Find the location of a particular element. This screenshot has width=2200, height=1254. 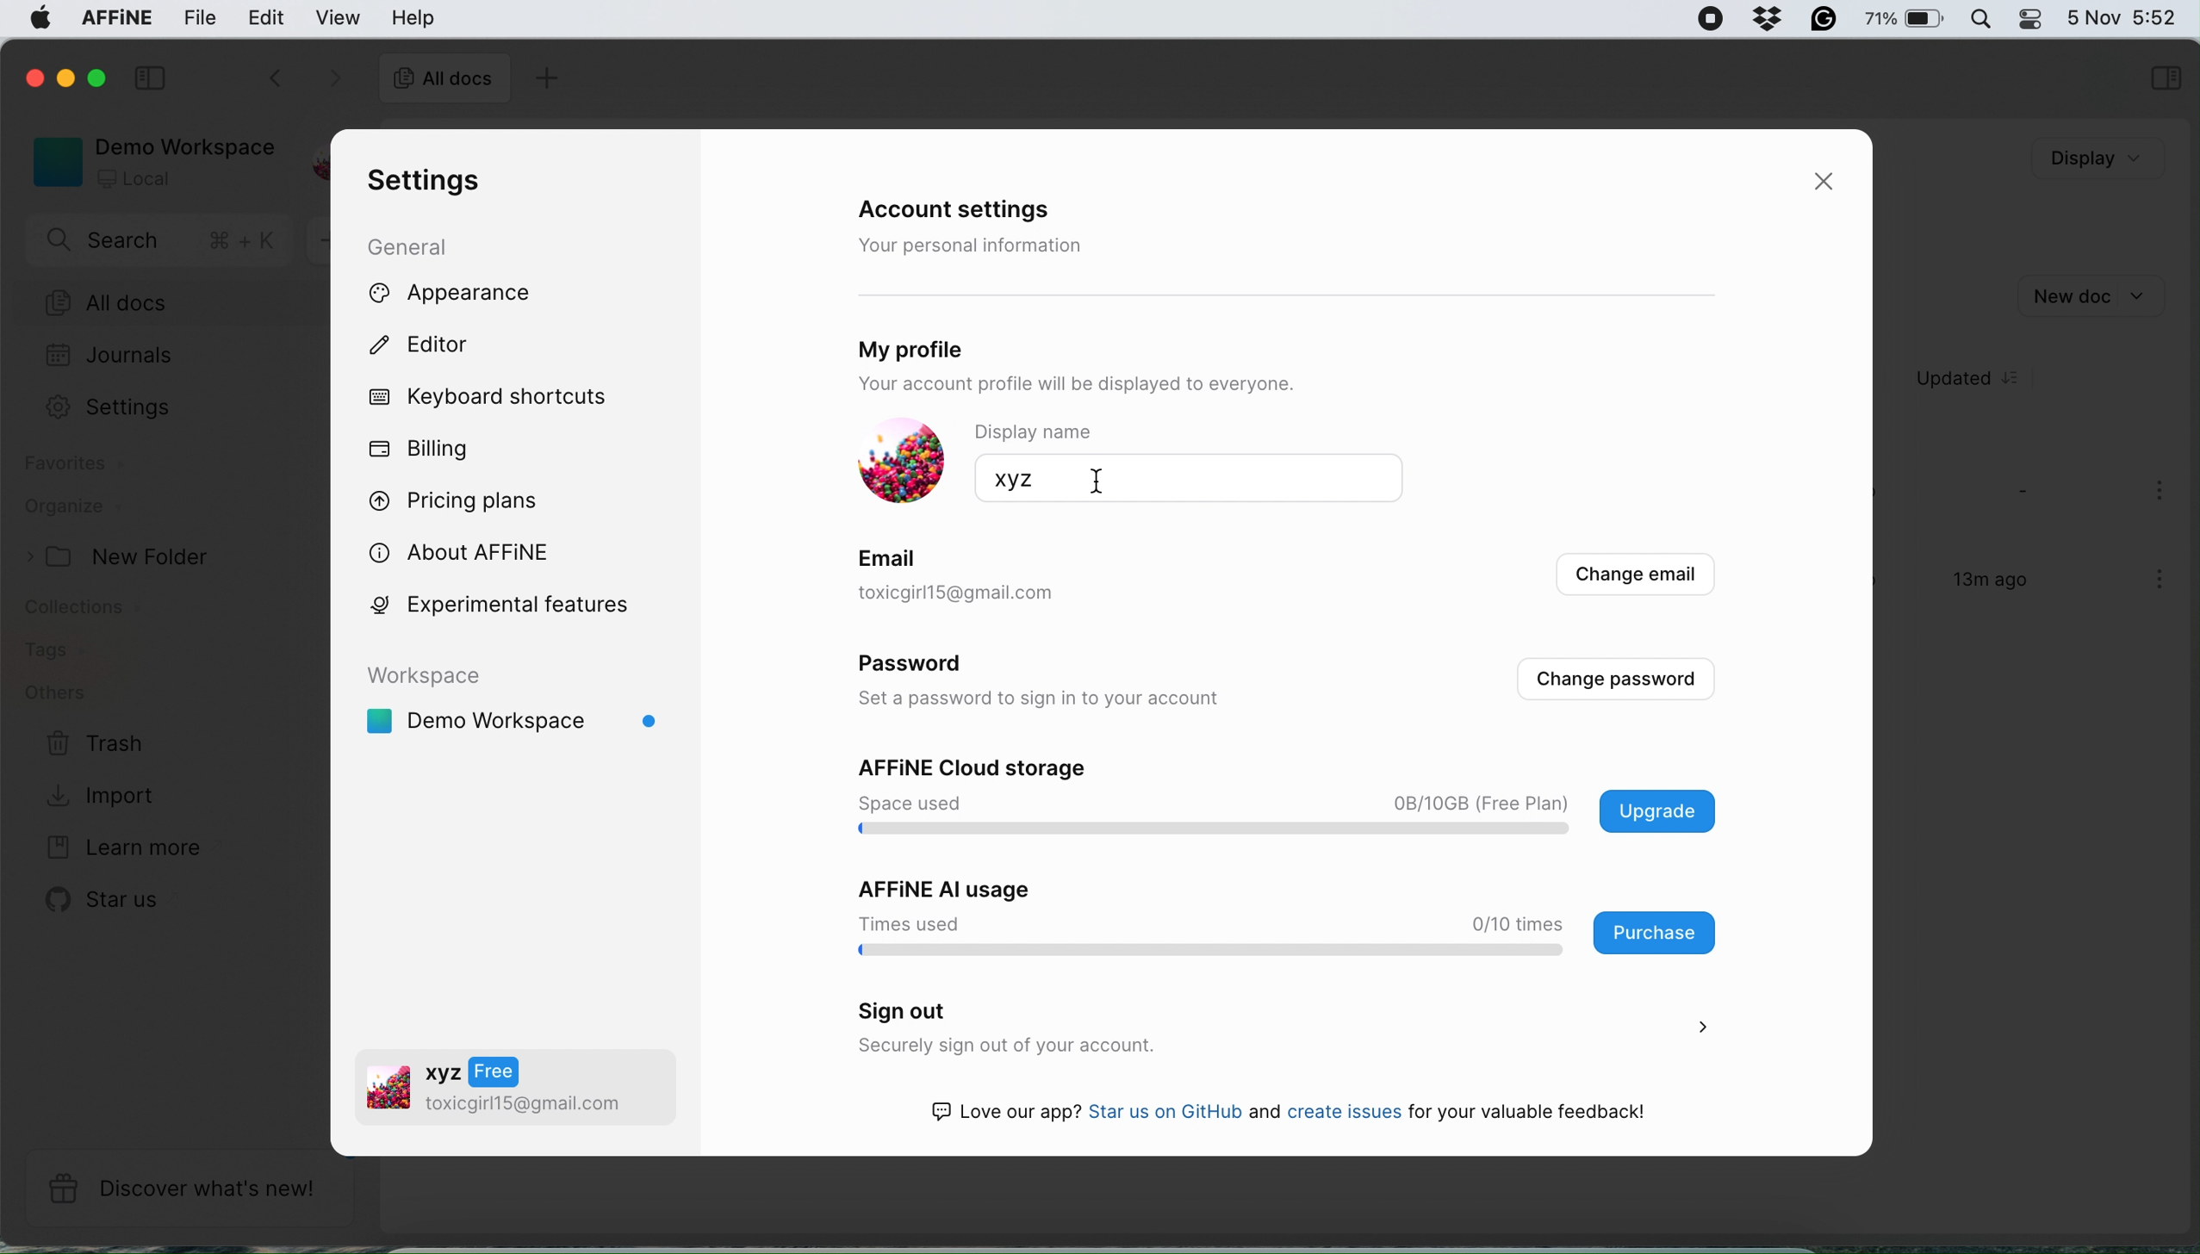

settings is located at coordinates (119, 407).